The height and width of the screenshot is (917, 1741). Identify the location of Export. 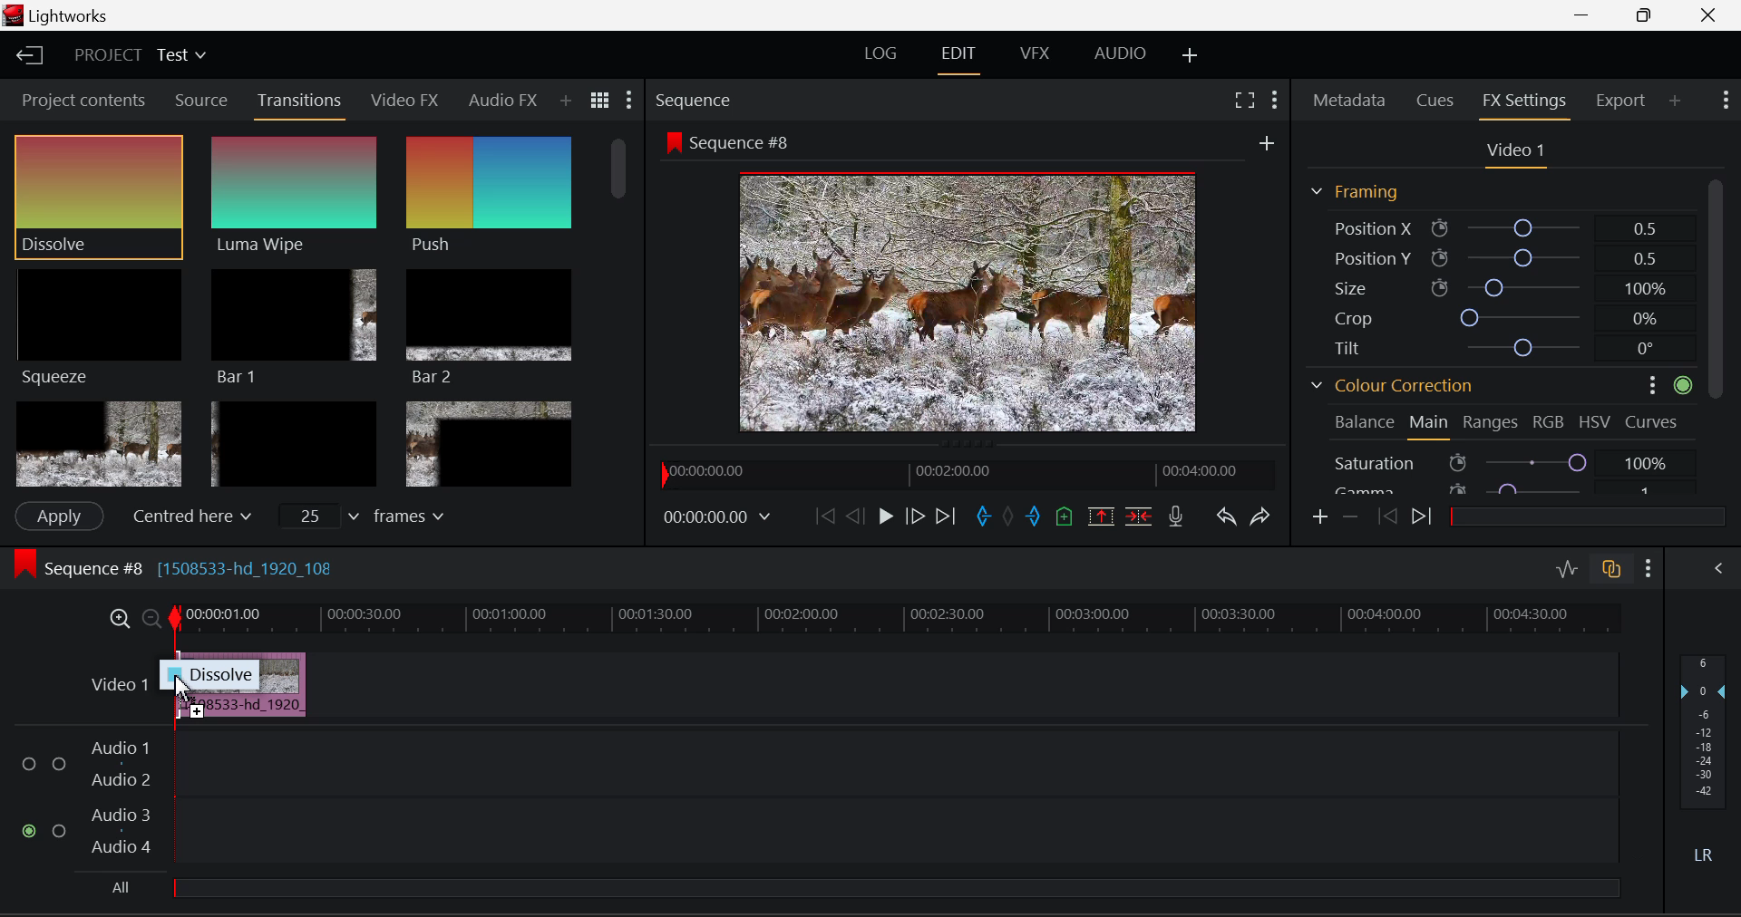
(1621, 101).